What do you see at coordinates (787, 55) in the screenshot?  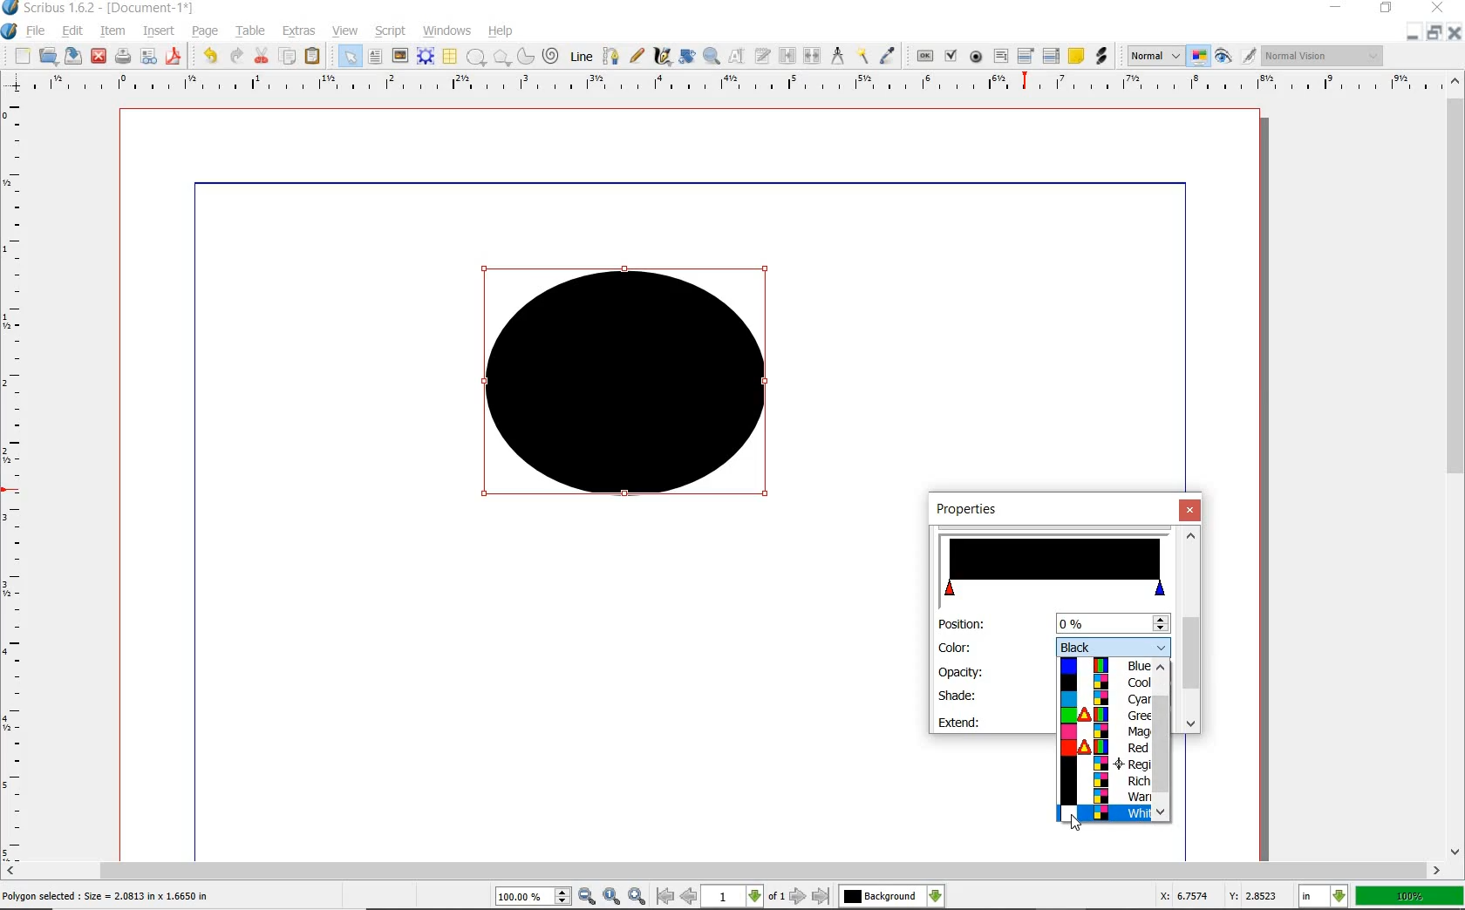 I see `LINK TEXT FRAME` at bounding box center [787, 55].